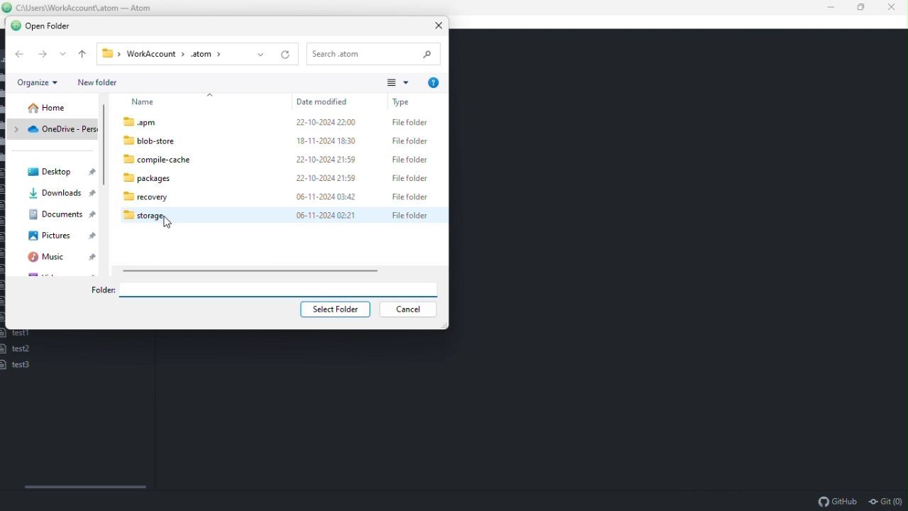 Image resolution: width=908 pixels, height=511 pixels. What do you see at coordinates (441, 26) in the screenshot?
I see `Close` at bounding box center [441, 26].